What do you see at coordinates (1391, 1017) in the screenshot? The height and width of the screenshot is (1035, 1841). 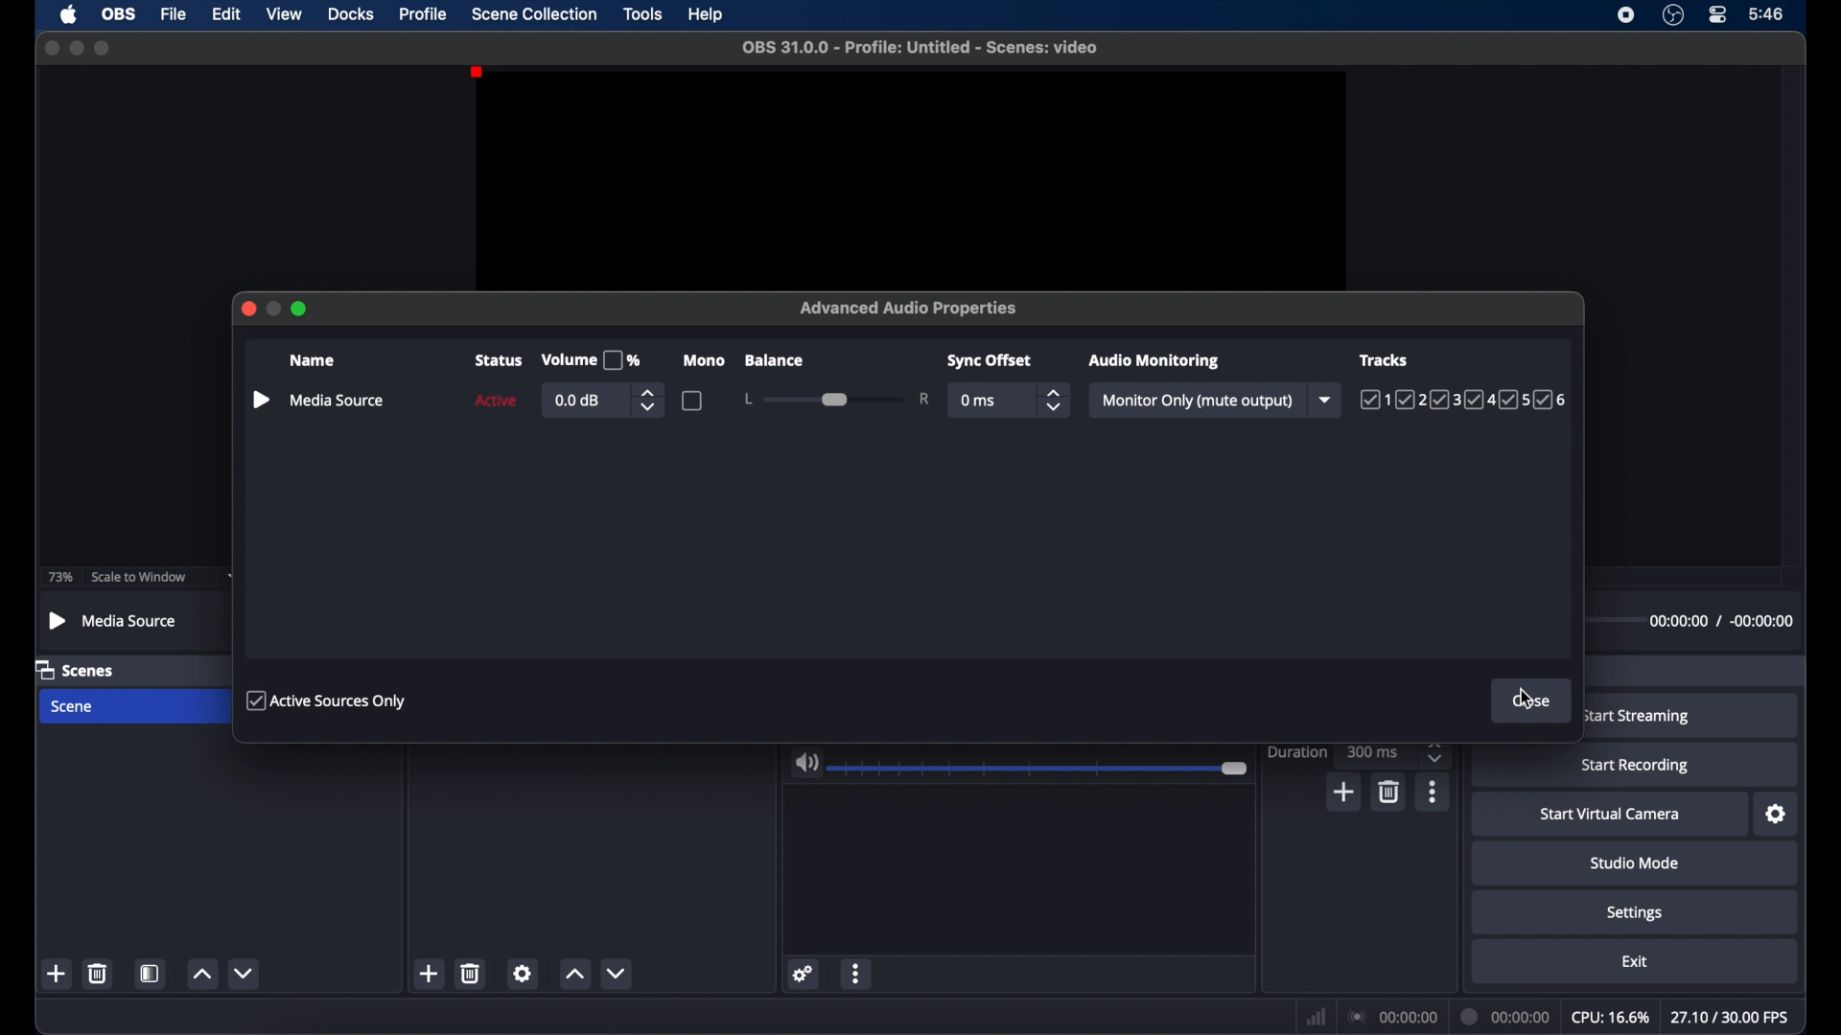 I see `connection` at bounding box center [1391, 1017].